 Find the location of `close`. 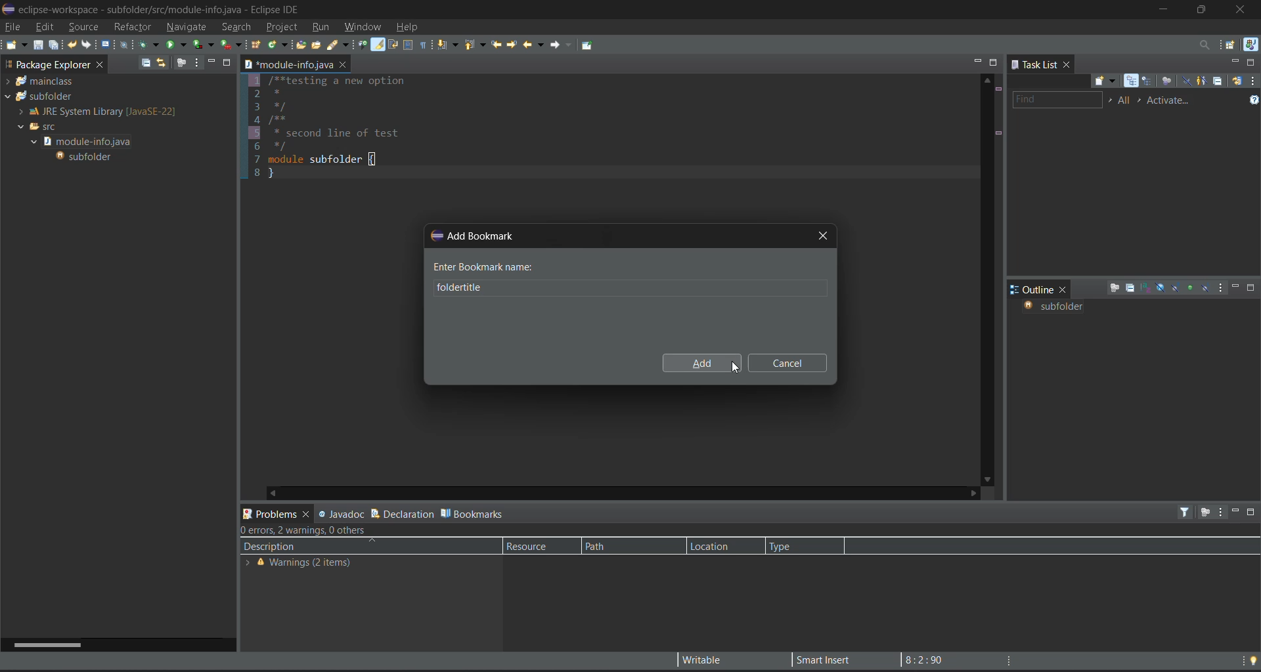

close is located at coordinates (1069, 66).